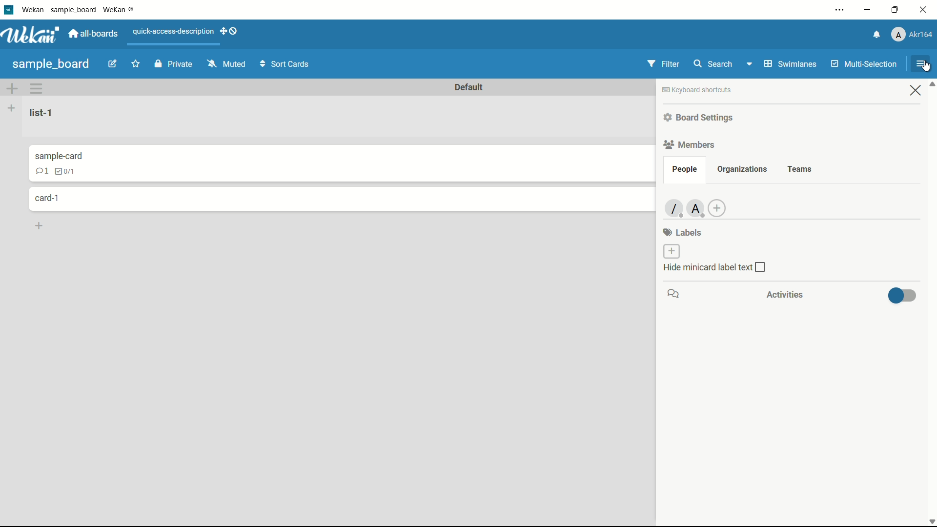  What do you see at coordinates (925, 10) in the screenshot?
I see `close app` at bounding box center [925, 10].